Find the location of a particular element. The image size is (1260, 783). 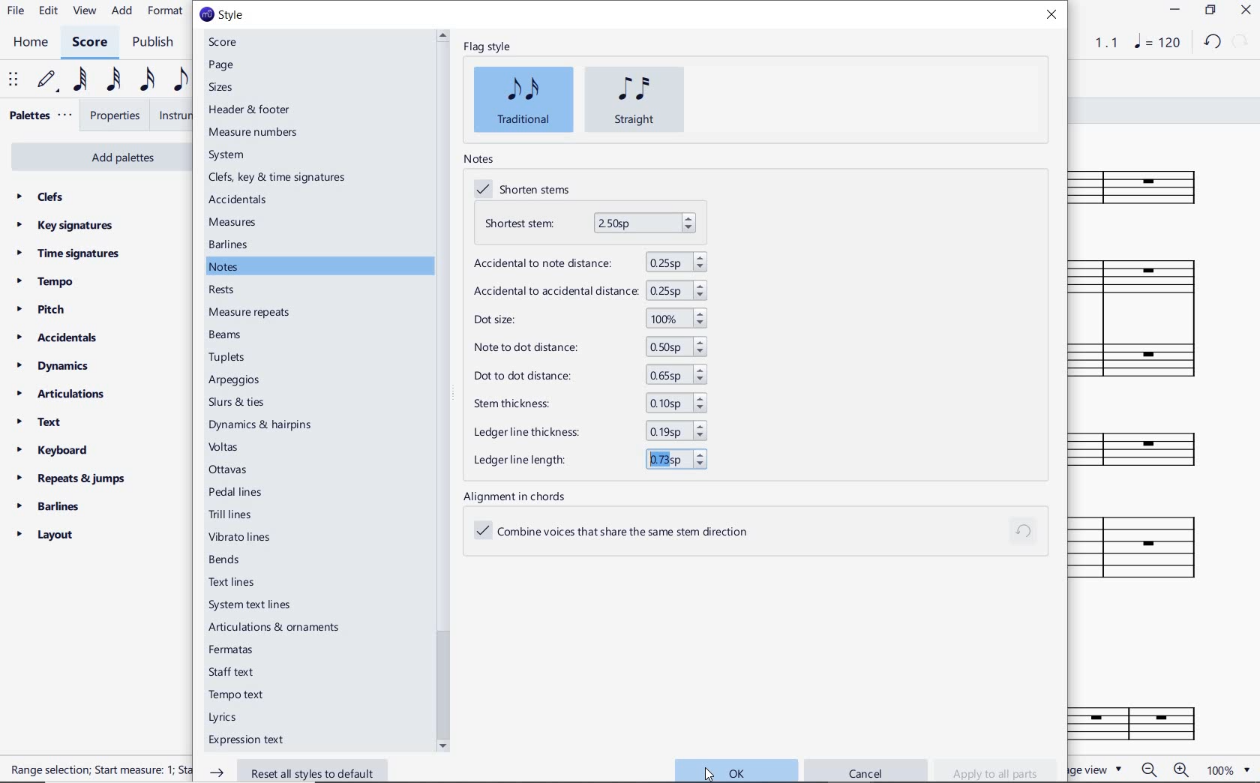

32nd note is located at coordinates (113, 82).